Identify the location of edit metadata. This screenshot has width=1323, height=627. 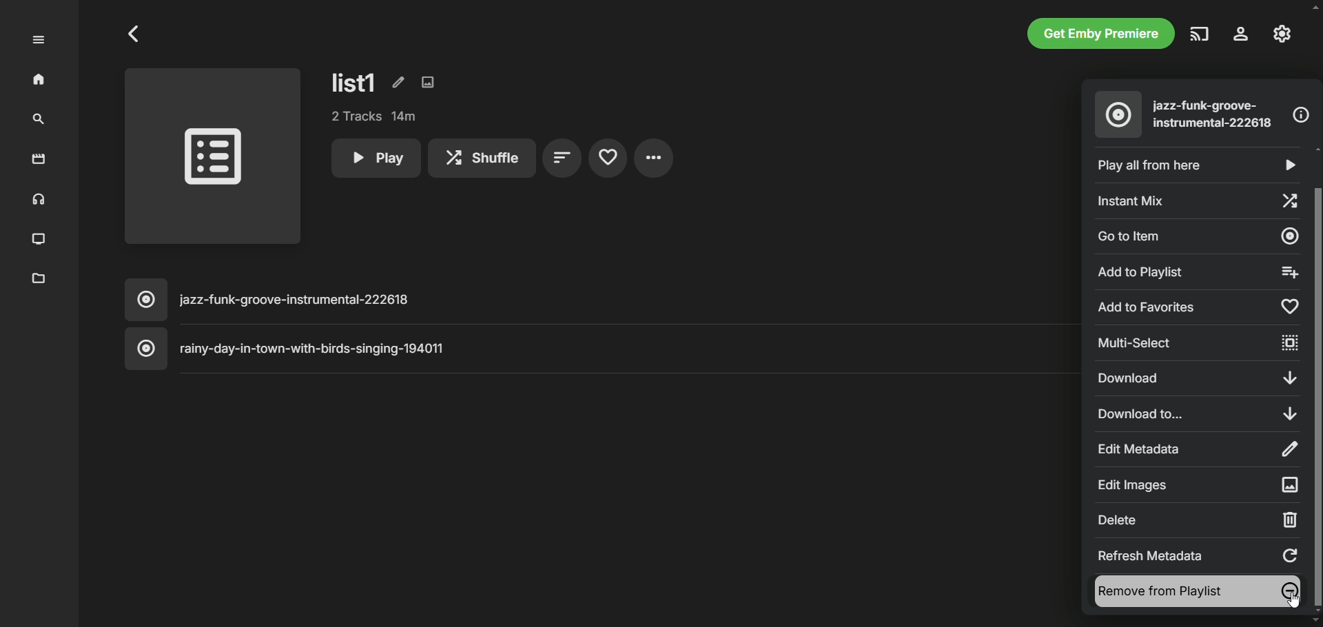
(396, 81).